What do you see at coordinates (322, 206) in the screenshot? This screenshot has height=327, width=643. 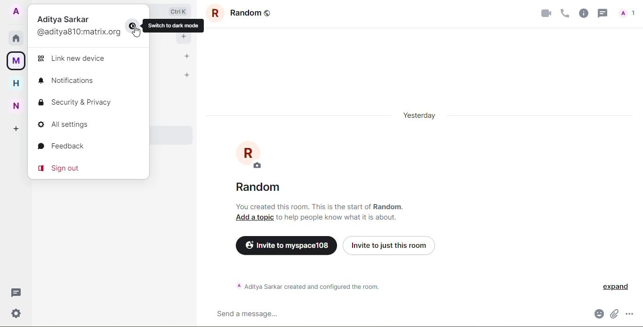 I see `You created this room. This is the start of Random.` at bounding box center [322, 206].